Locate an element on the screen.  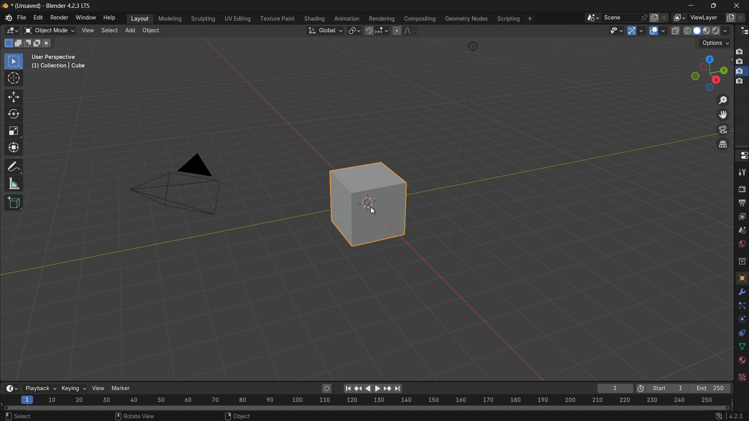
object is located at coordinates (380, 207).